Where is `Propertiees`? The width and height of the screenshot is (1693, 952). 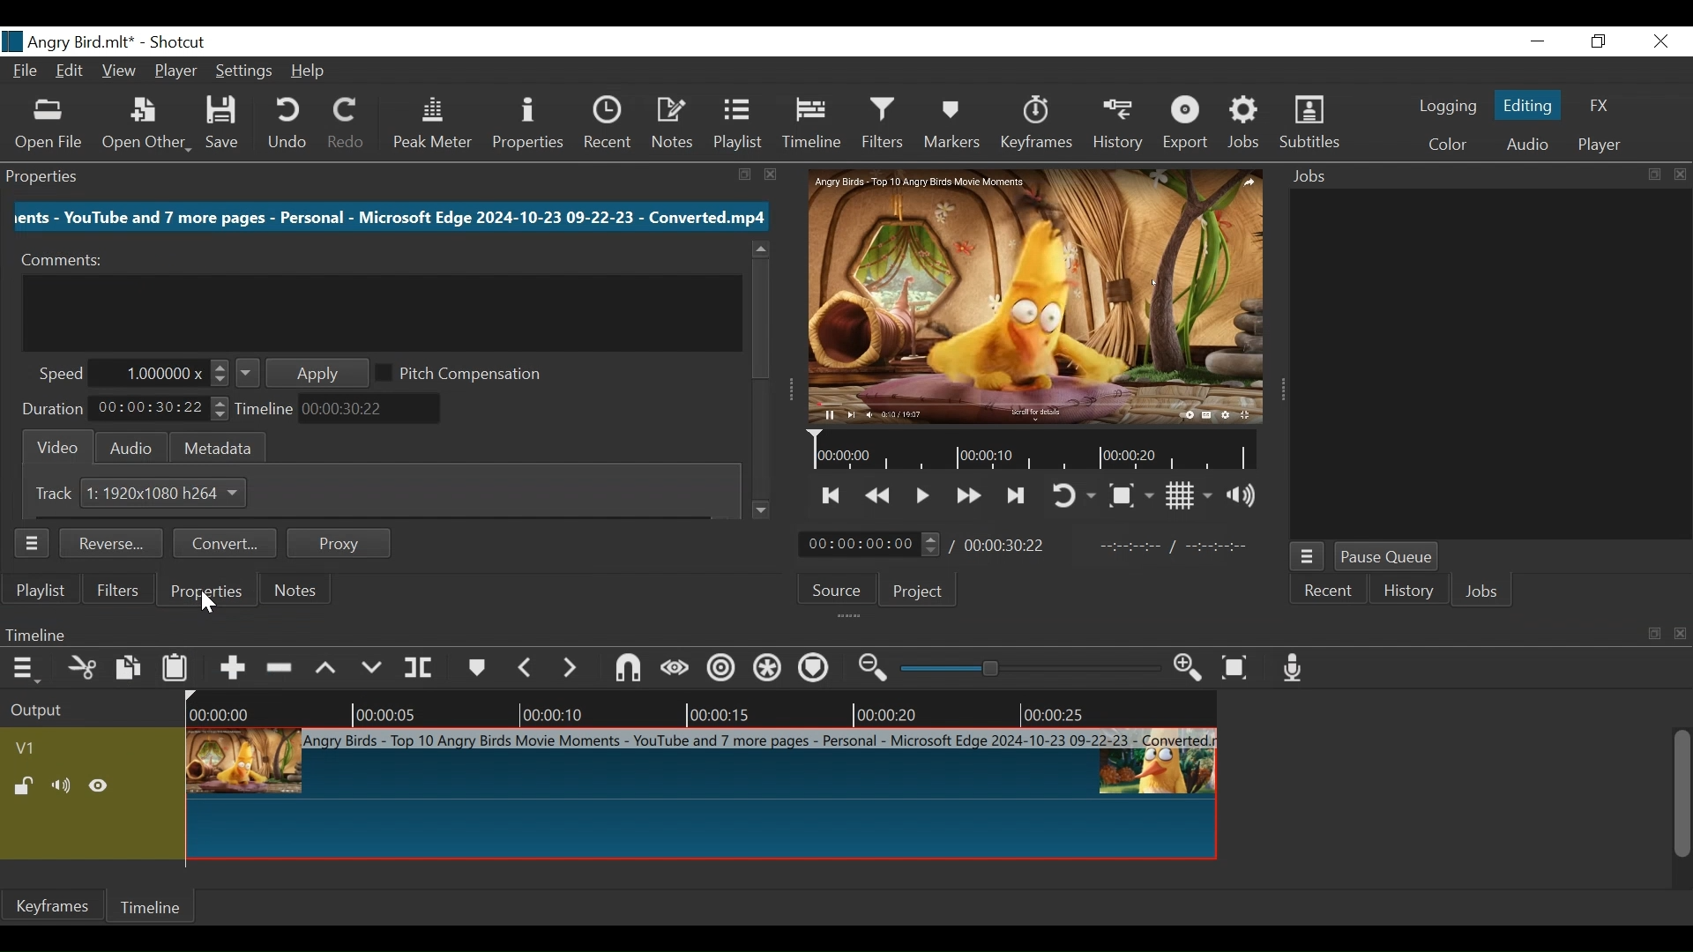 Propertiees is located at coordinates (205, 591).